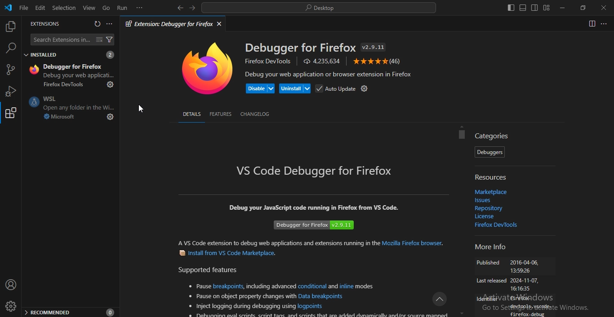  I want to click on v2.9.11, so click(374, 47).